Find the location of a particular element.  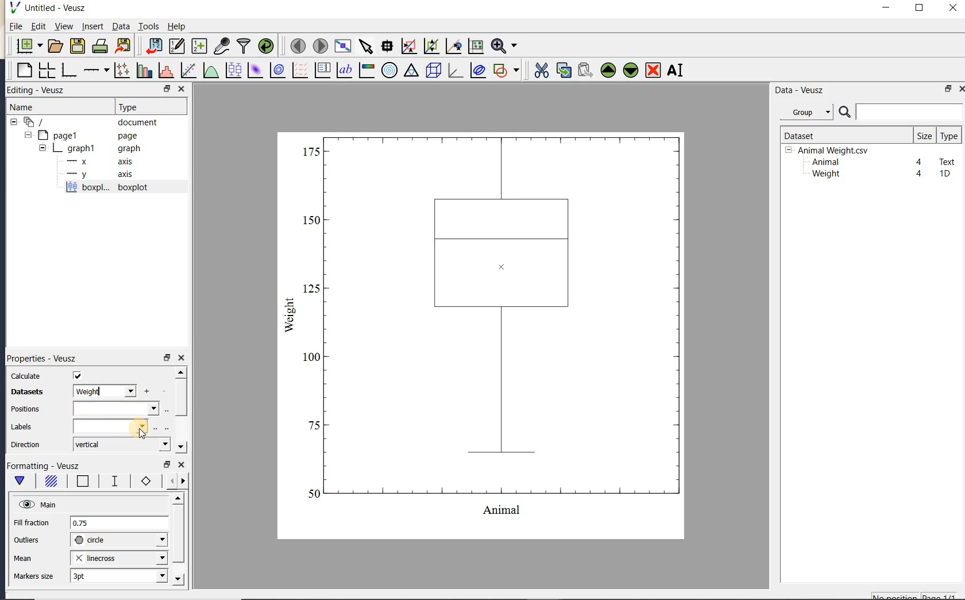

paste widget from the clipboard is located at coordinates (585, 71).